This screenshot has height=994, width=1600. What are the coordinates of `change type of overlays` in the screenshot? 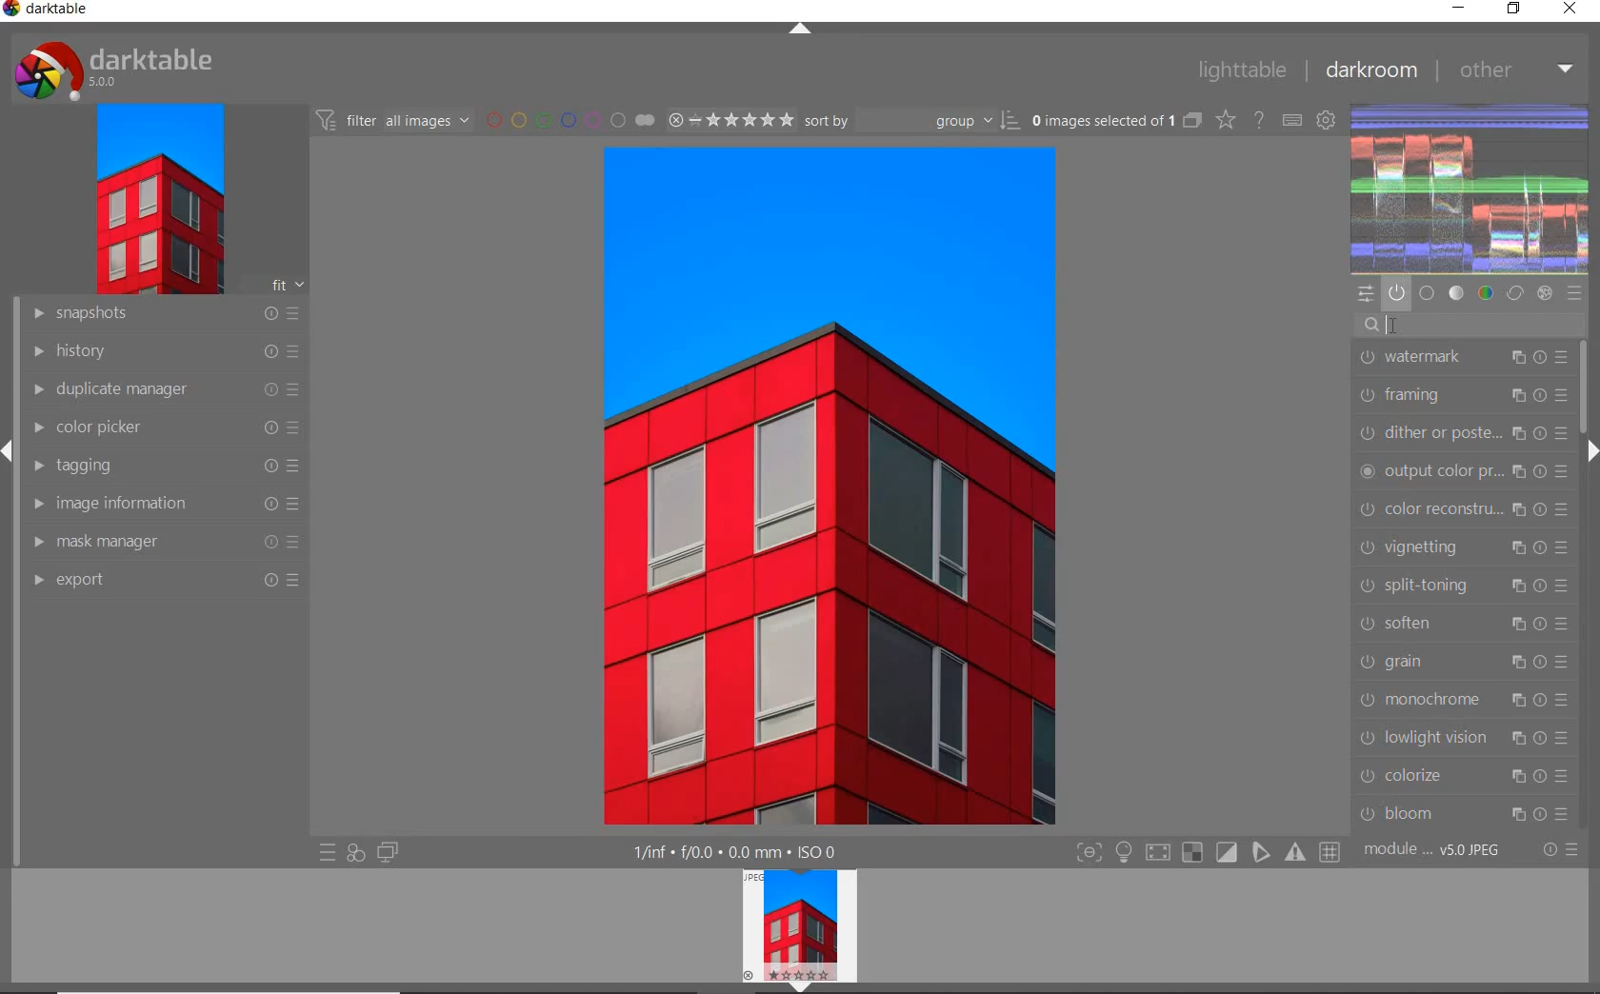 It's located at (1228, 121).